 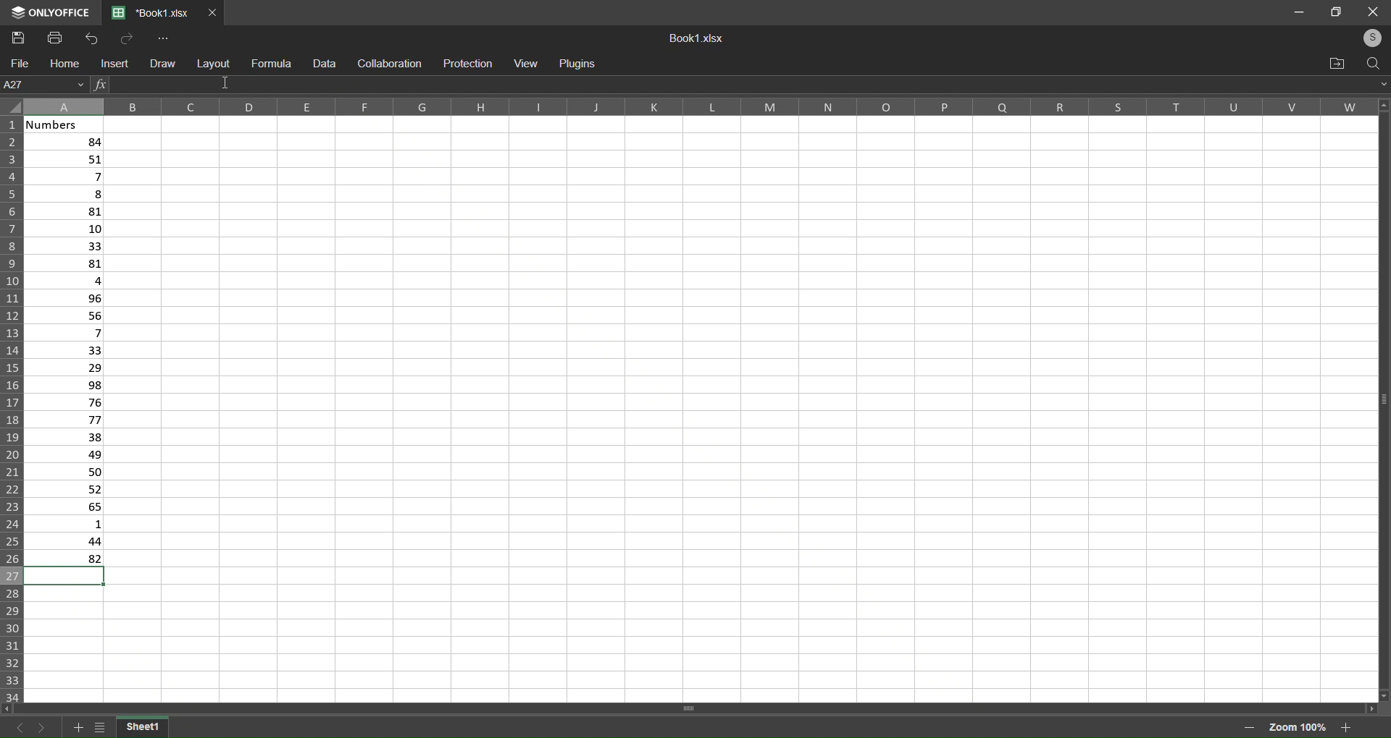 What do you see at coordinates (1382, 694) in the screenshot?
I see `move down` at bounding box center [1382, 694].